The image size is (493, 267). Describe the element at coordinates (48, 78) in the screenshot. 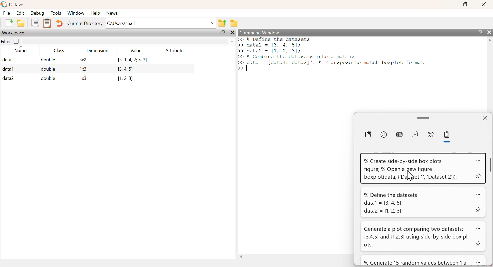

I see `double` at that location.